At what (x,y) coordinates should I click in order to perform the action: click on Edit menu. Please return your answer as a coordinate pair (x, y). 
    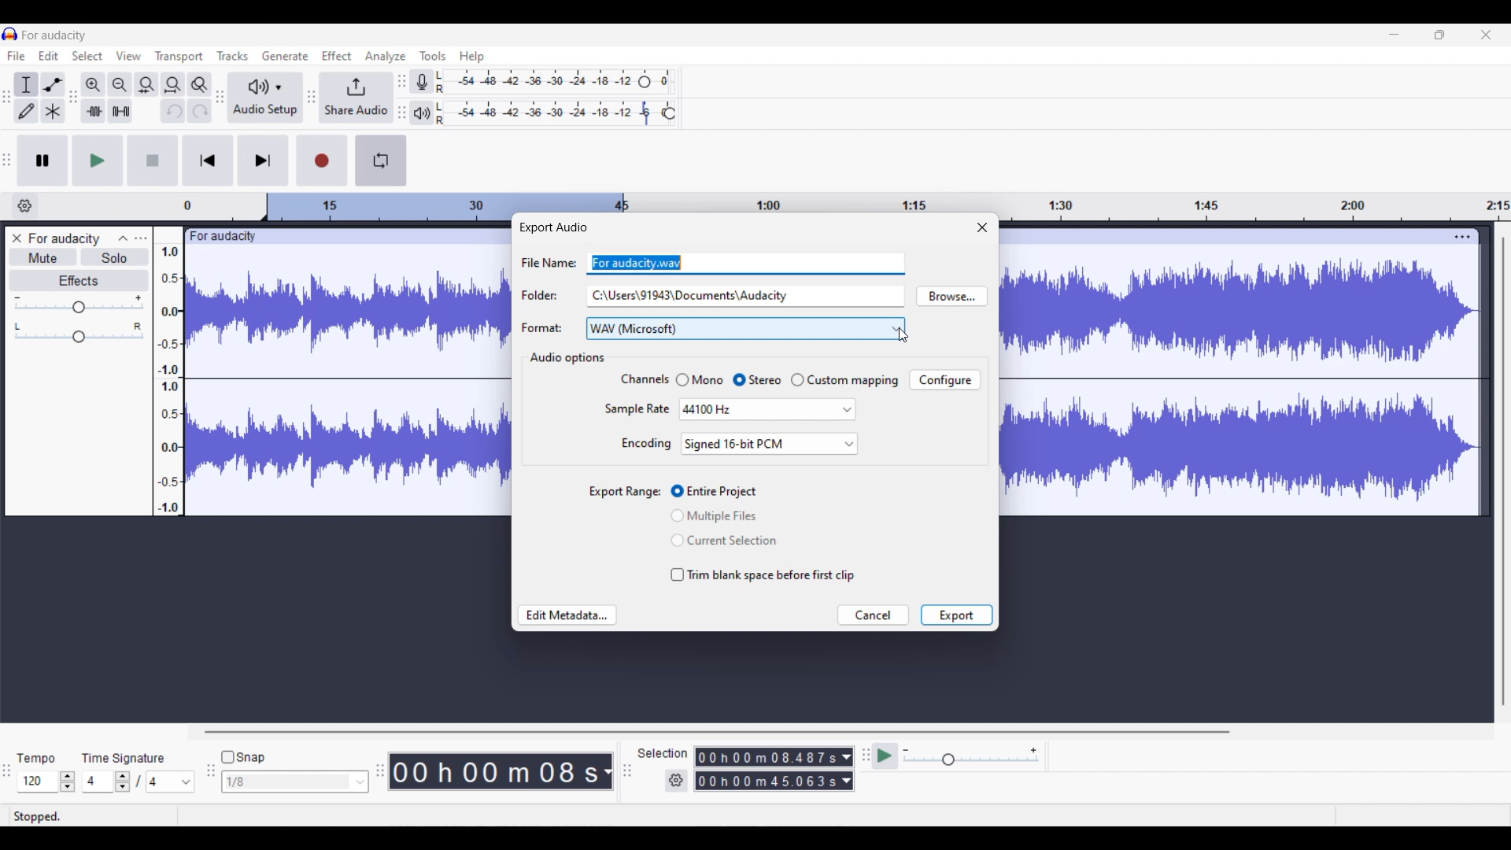
    Looking at the image, I should click on (48, 56).